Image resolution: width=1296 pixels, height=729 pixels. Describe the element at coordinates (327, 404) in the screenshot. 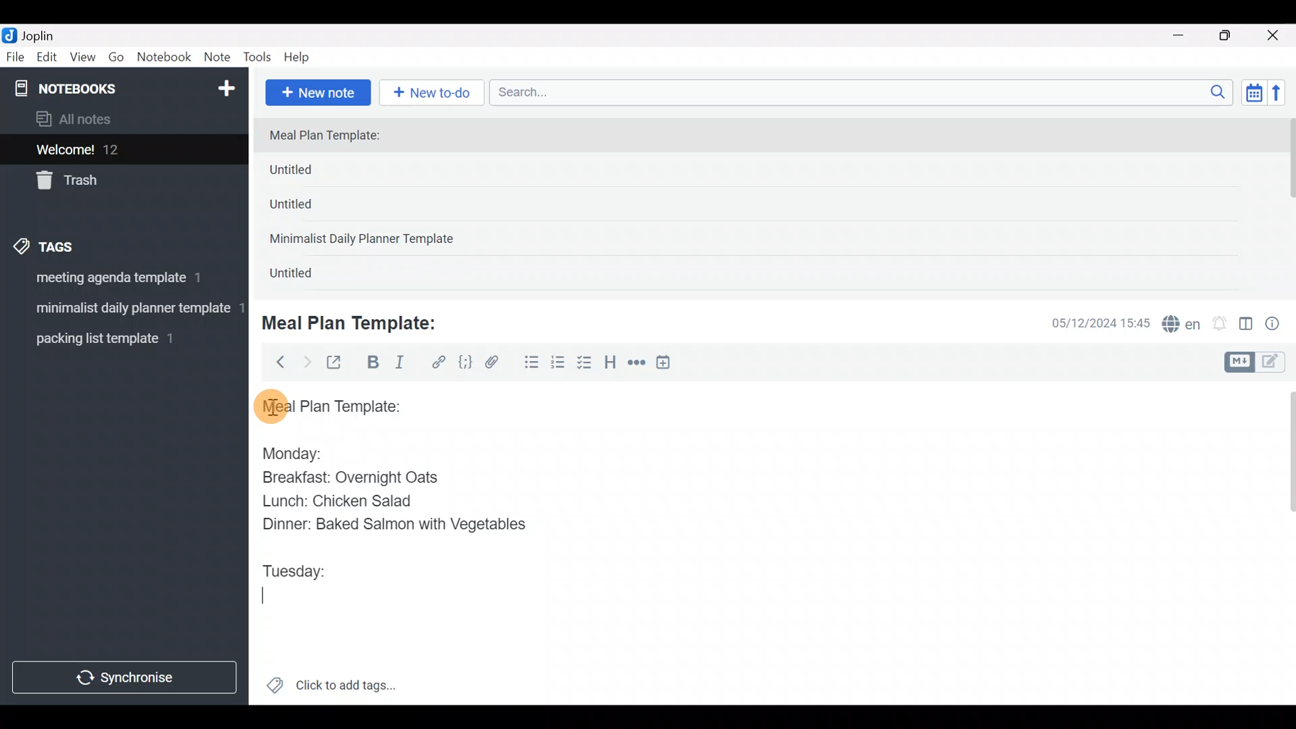

I see `Meal plan template` at that location.